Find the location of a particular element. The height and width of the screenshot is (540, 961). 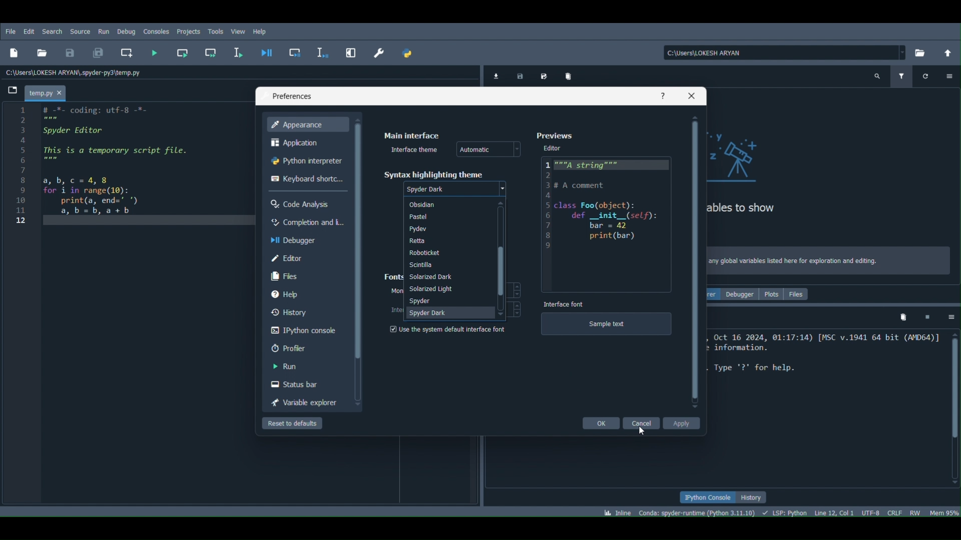

File path is located at coordinates (76, 71).